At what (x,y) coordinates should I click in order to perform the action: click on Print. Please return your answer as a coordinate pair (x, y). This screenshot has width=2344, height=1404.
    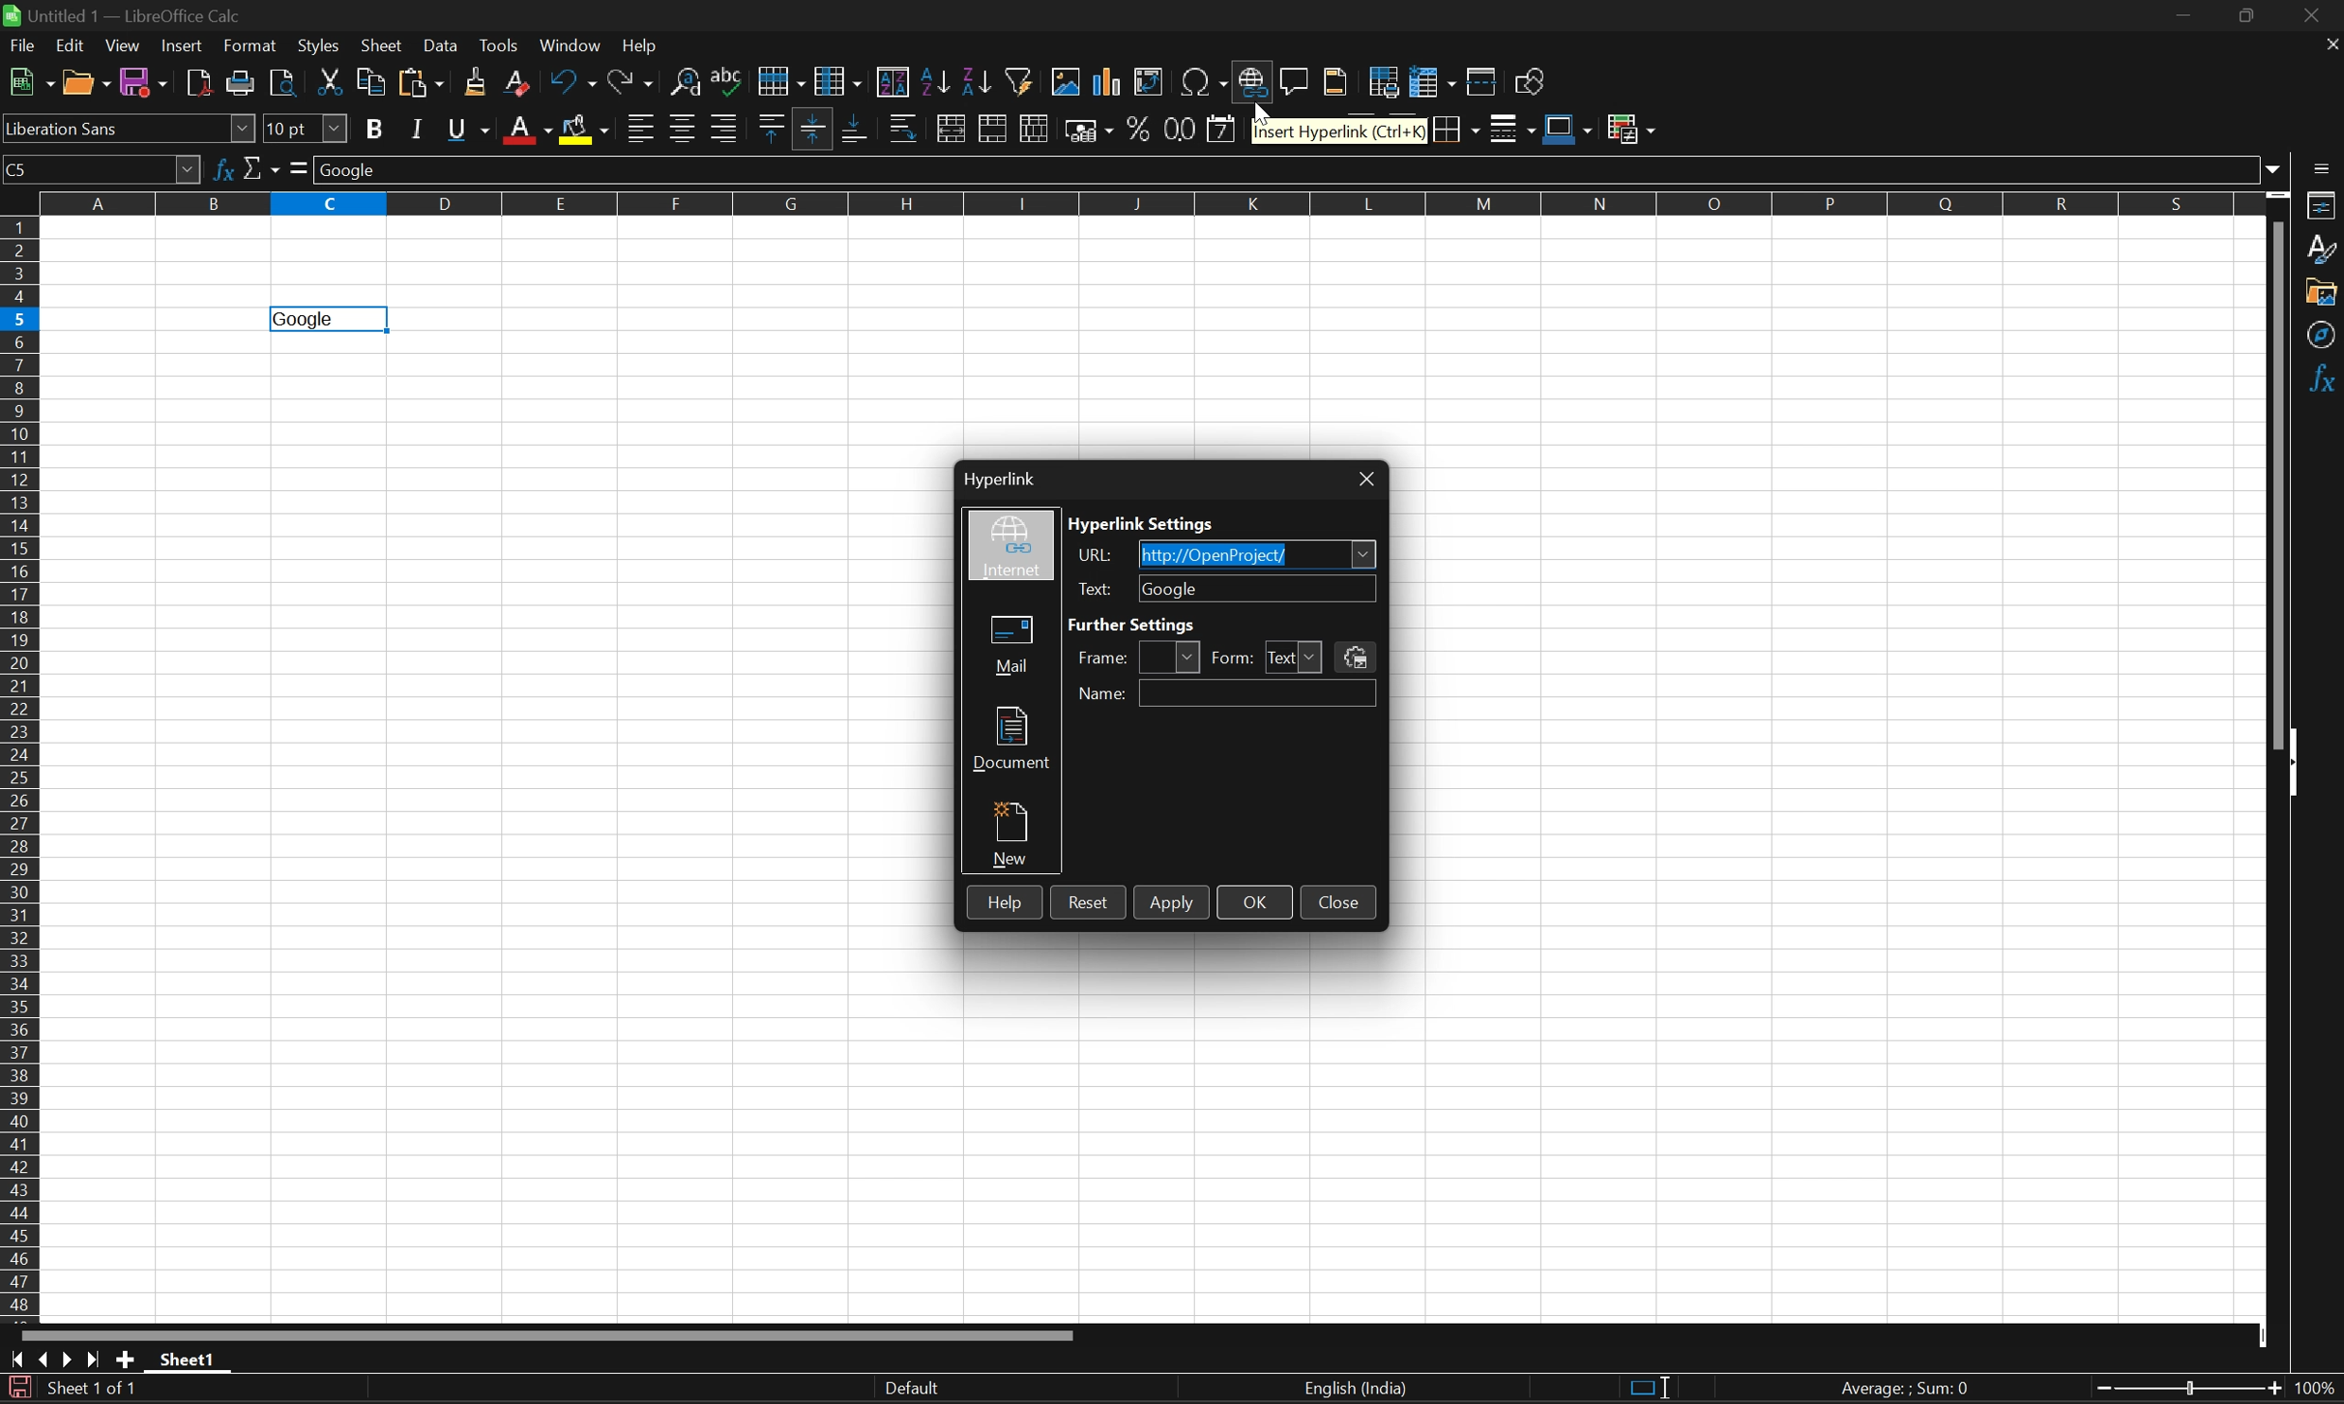
    Looking at the image, I should click on (243, 84).